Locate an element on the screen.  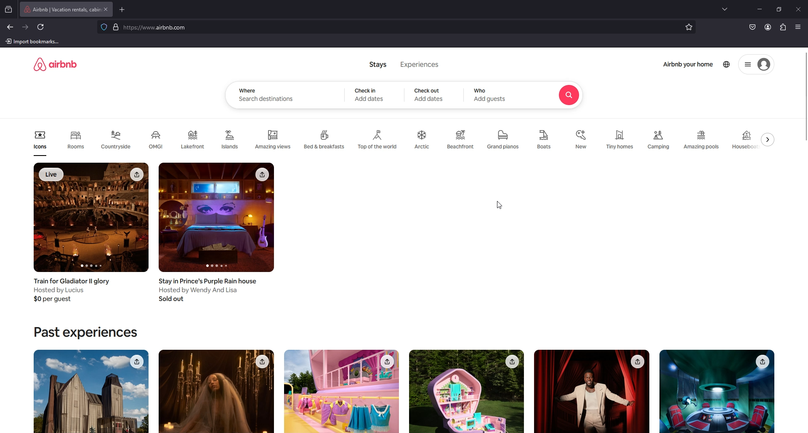
Islands is located at coordinates (232, 139).